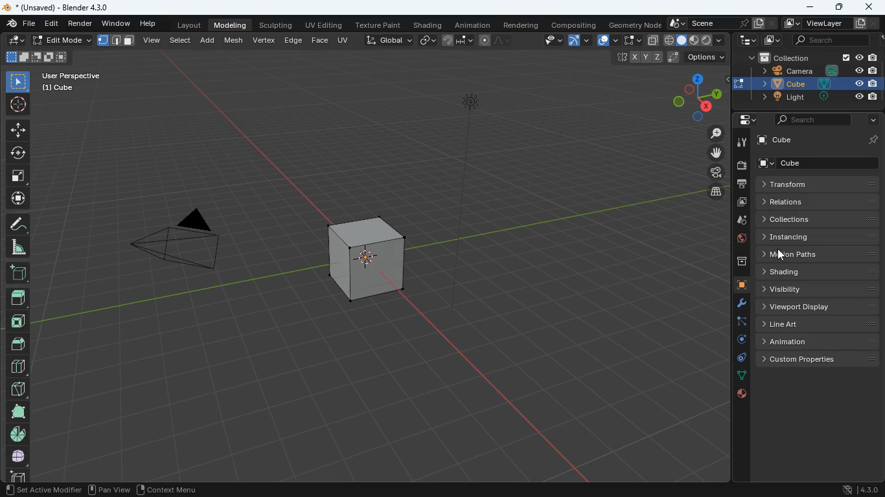 The width and height of the screenshot is (885, 497). What do you see at coordinates (607, 41) in the screenshot?
I see `overlap` at bounding box center [607, 41].